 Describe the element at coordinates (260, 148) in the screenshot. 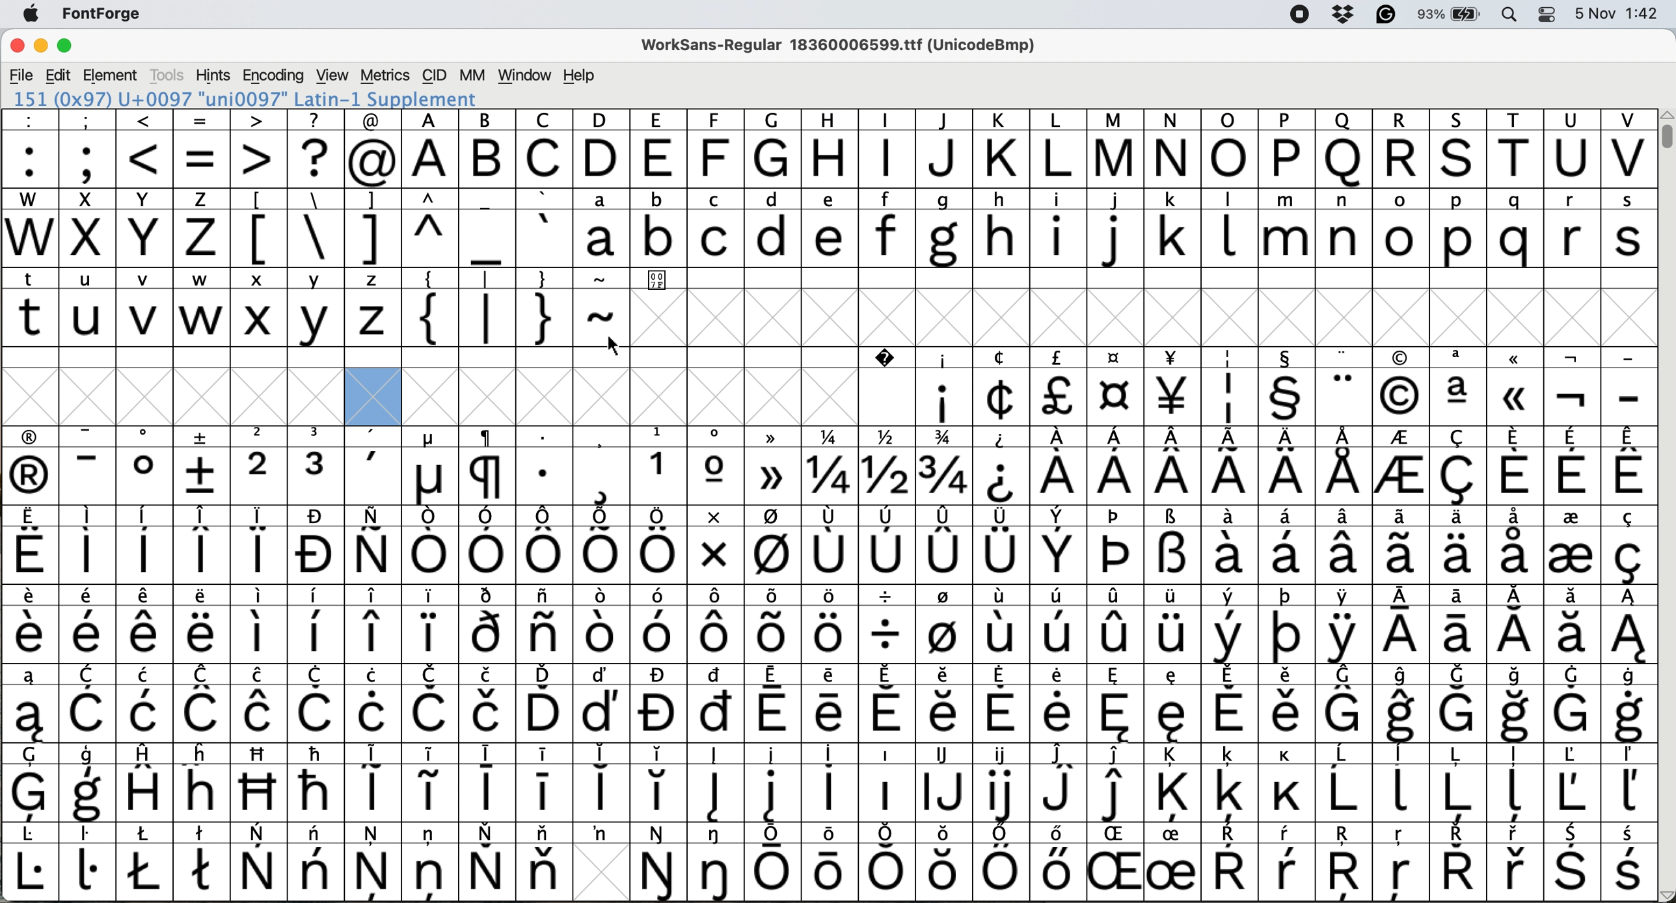

I see `>` at that location.